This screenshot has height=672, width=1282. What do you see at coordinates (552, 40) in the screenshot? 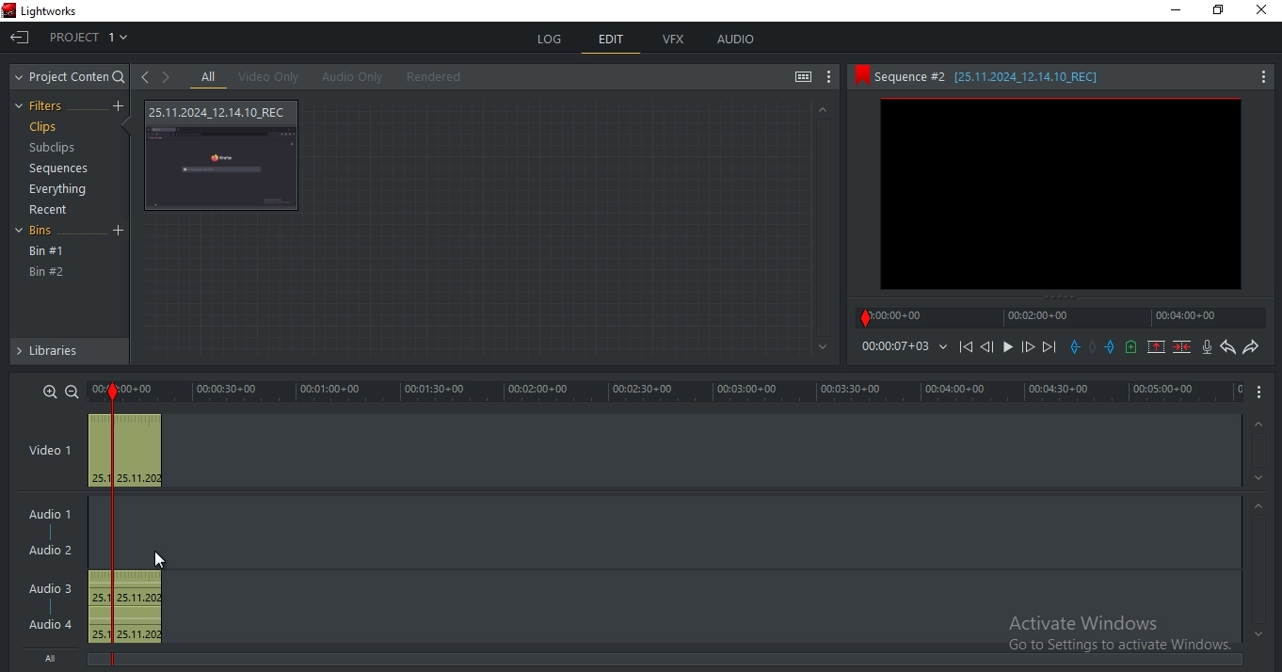
I see `log` at bounding box center [552, 40].